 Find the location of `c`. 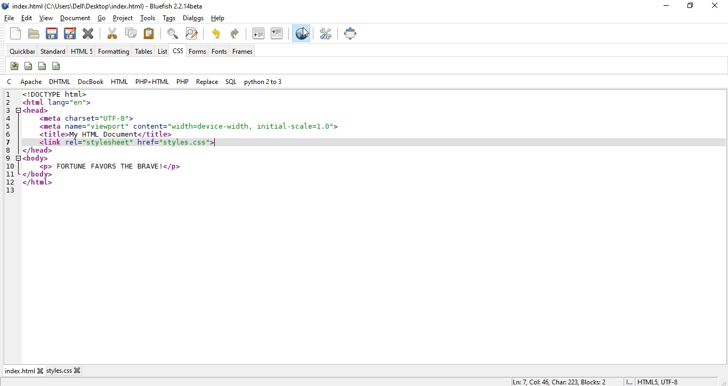

c is located at coordinates (11, 81).